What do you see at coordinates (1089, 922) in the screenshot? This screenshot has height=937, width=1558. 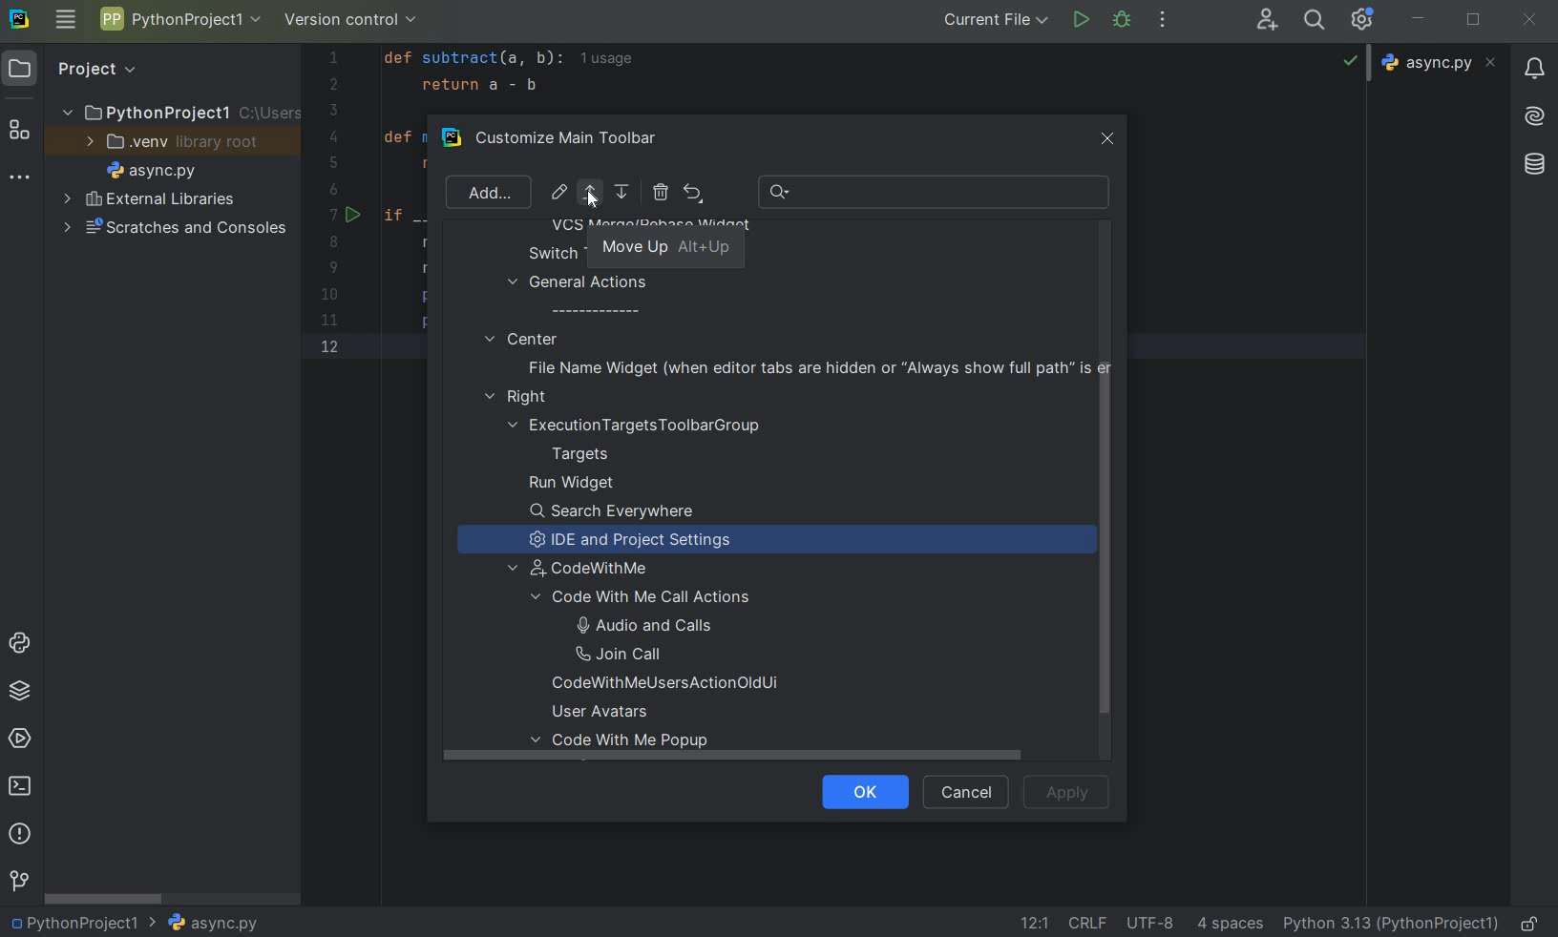 I see `LINE SEPARATOR` at bounding box center [1089, 922].